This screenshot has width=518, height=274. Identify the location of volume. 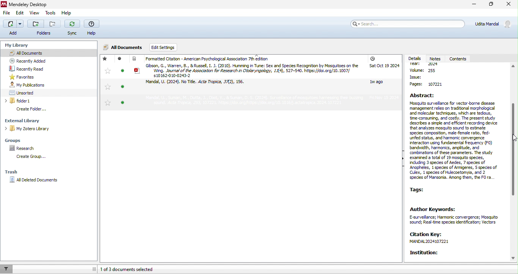
(429, 71).